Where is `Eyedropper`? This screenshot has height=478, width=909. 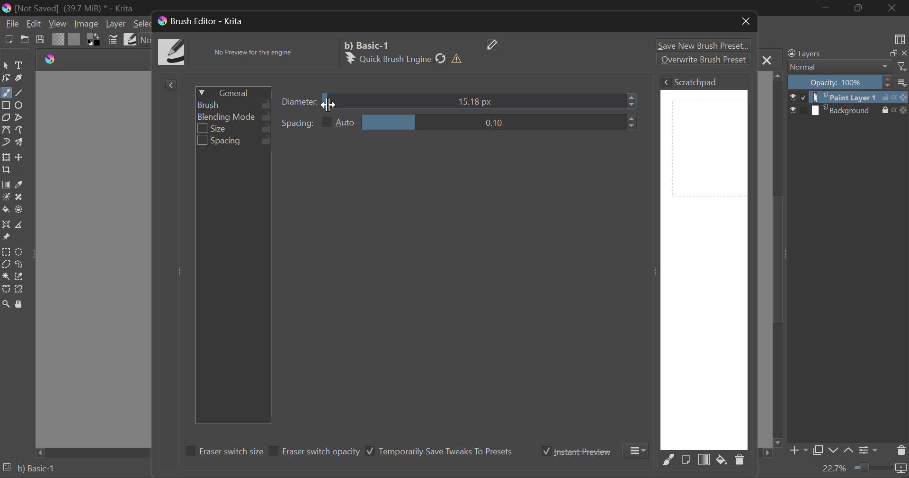 Eyedropper is located at coordinates (22, 185).